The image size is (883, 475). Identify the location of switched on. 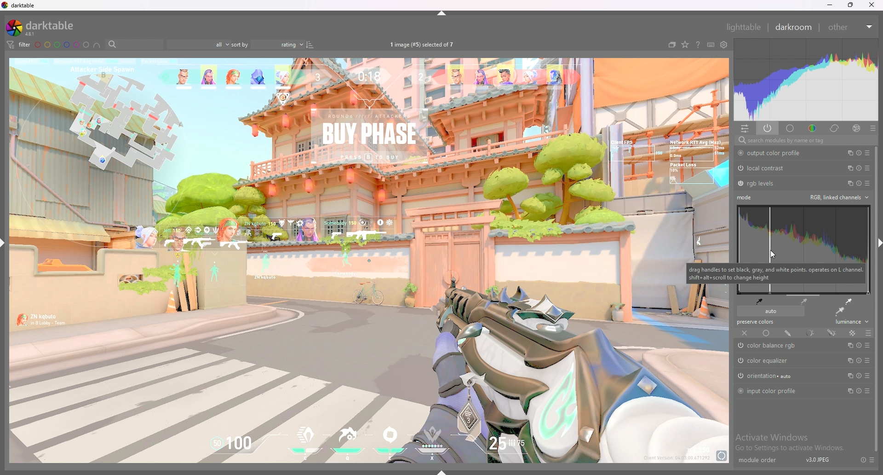
(739, 391).